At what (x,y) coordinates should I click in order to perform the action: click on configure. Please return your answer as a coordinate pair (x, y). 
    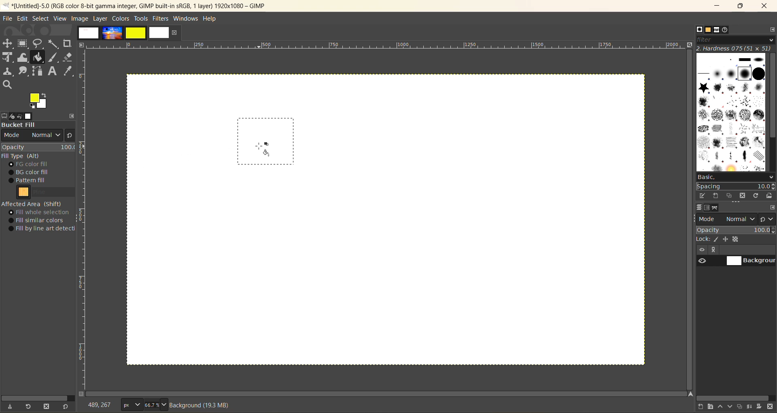
    Looking at the image, I should click on (72, 115).